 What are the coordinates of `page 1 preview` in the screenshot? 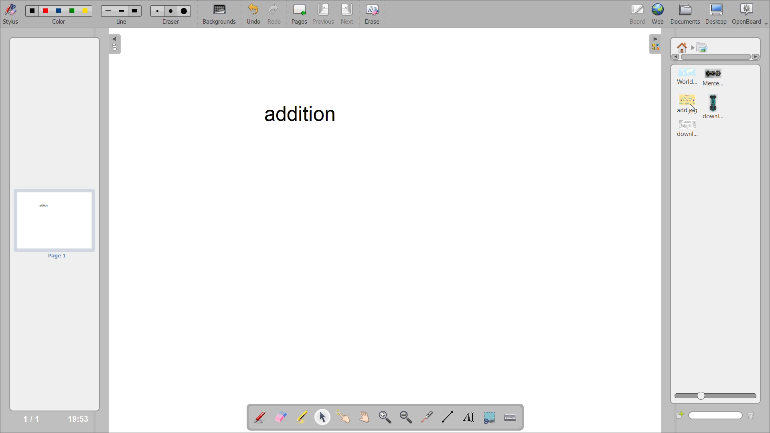 It's located at (55, 220).